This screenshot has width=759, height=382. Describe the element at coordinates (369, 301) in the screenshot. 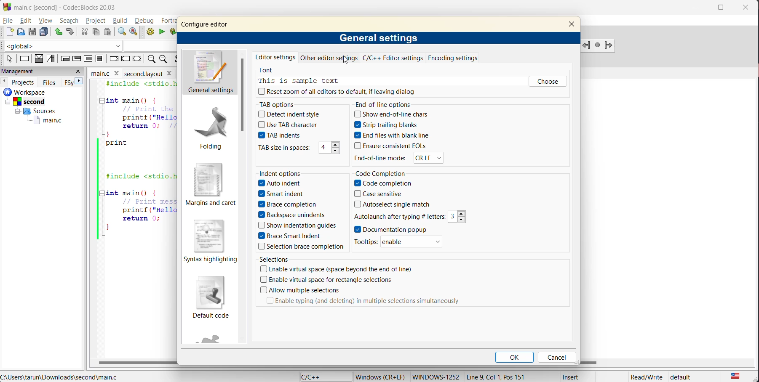

I see `Enable typing (and deleting) in multiple selections simultaneously` at that location.